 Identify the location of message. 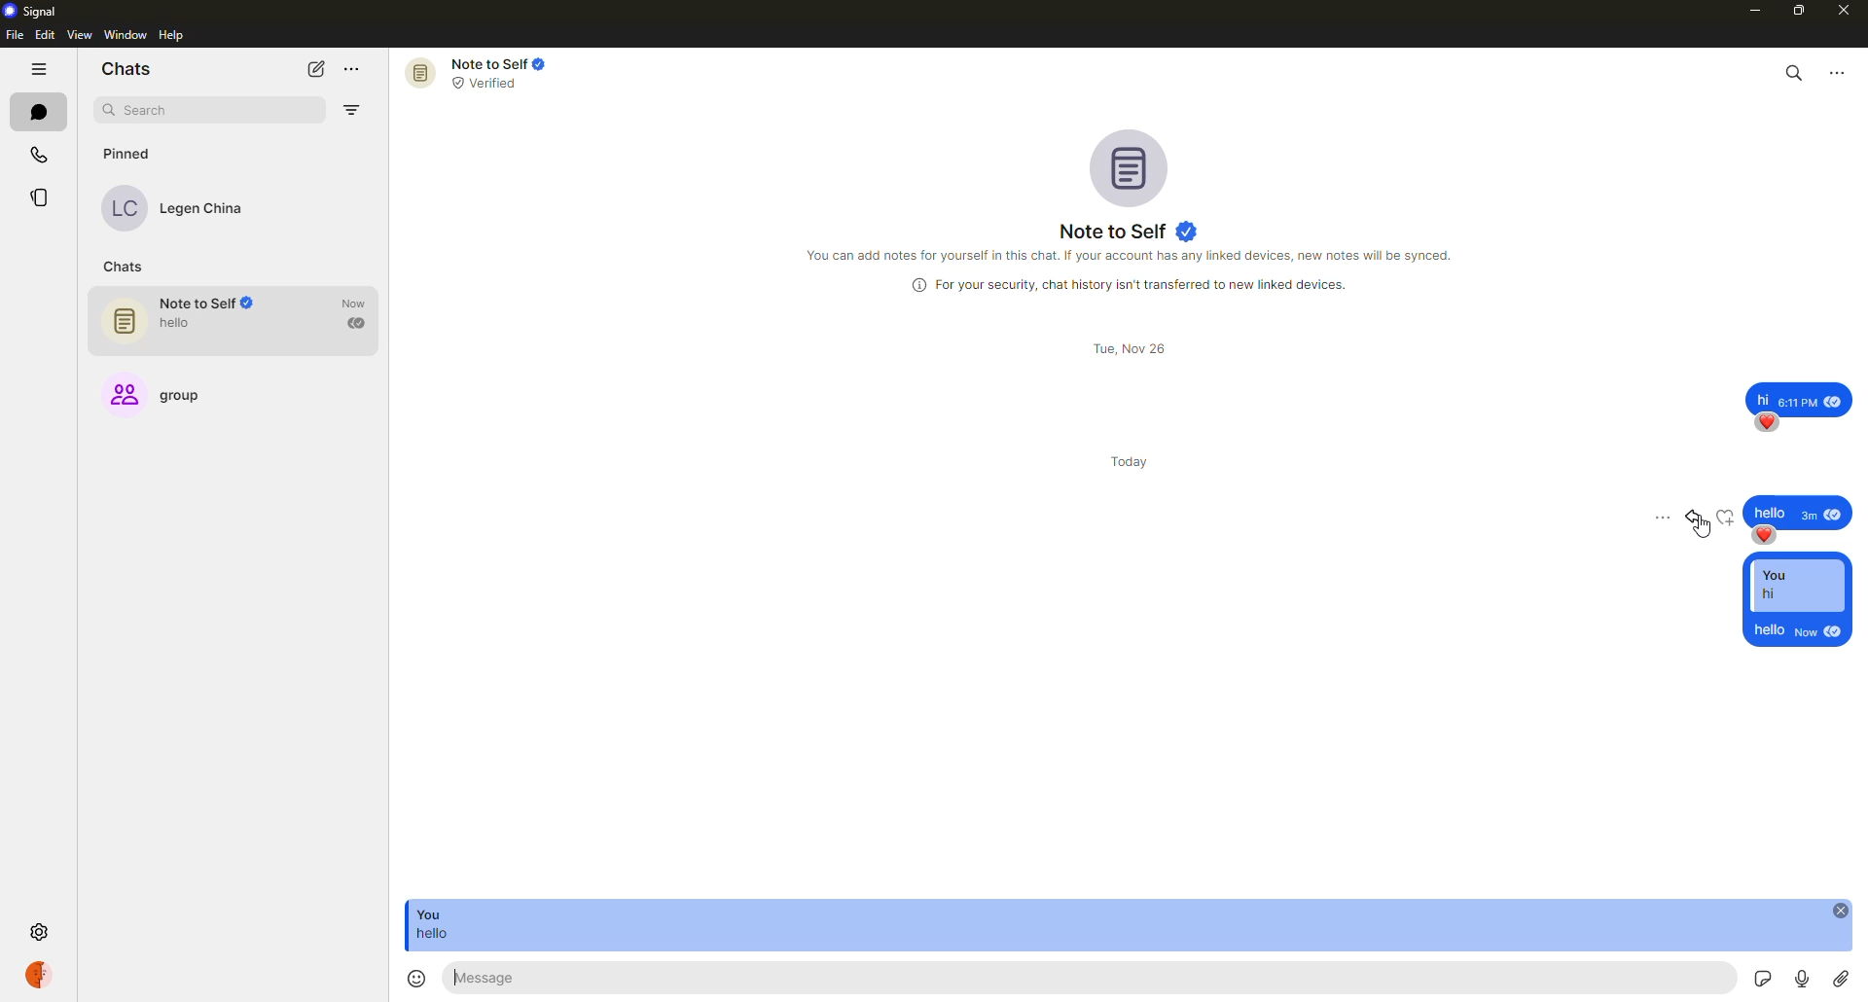
(1800, 397).